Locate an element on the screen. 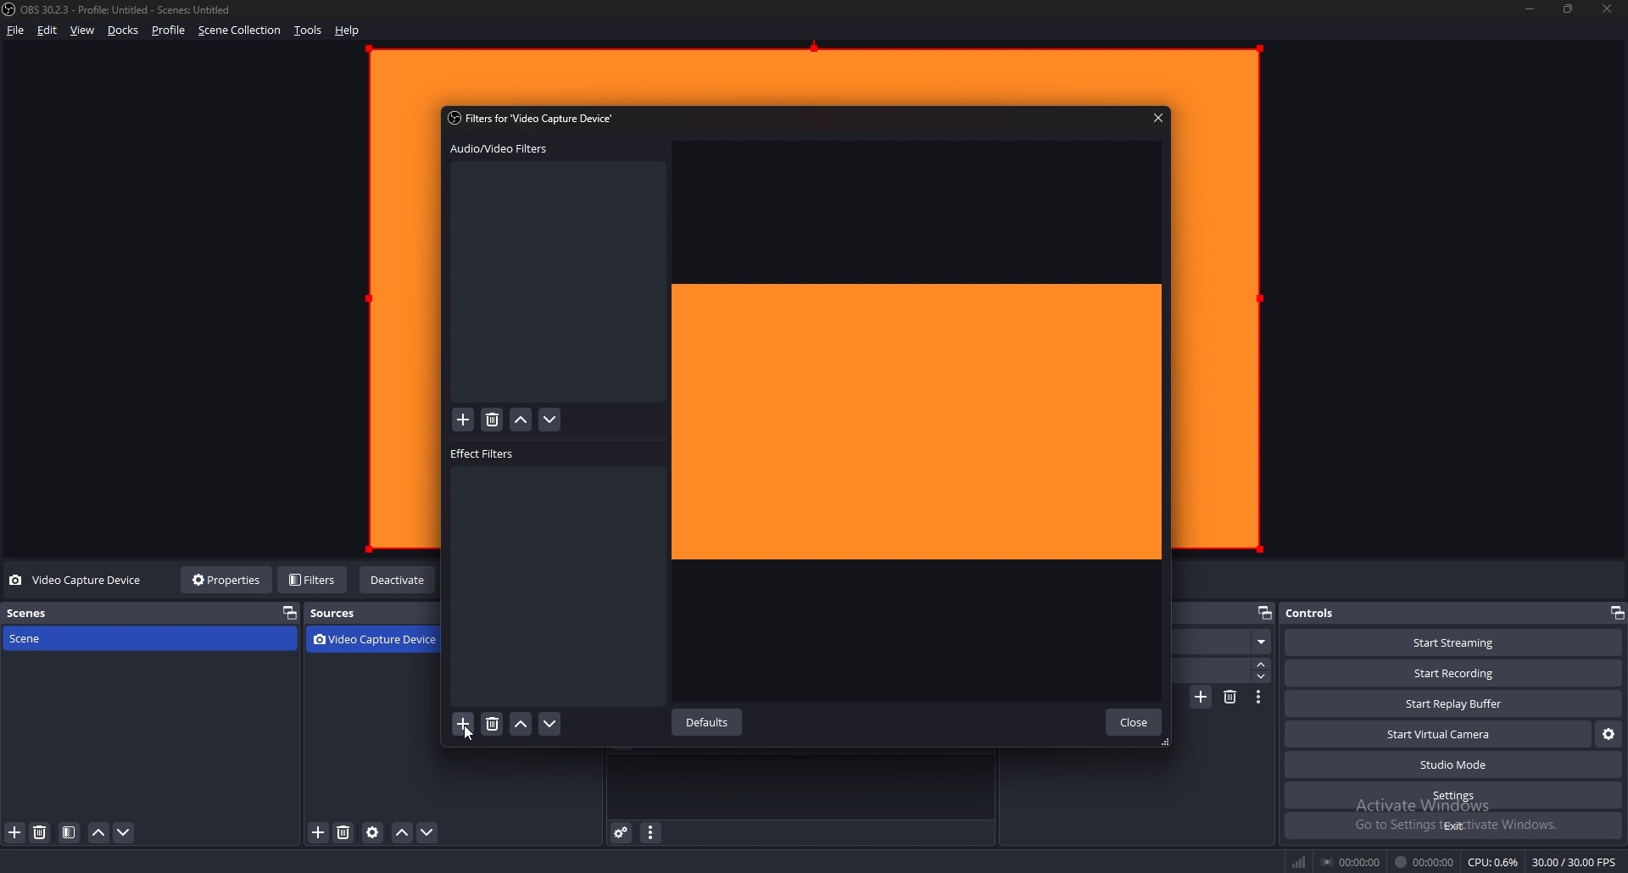  settings is located at coordinates (1453, 796).